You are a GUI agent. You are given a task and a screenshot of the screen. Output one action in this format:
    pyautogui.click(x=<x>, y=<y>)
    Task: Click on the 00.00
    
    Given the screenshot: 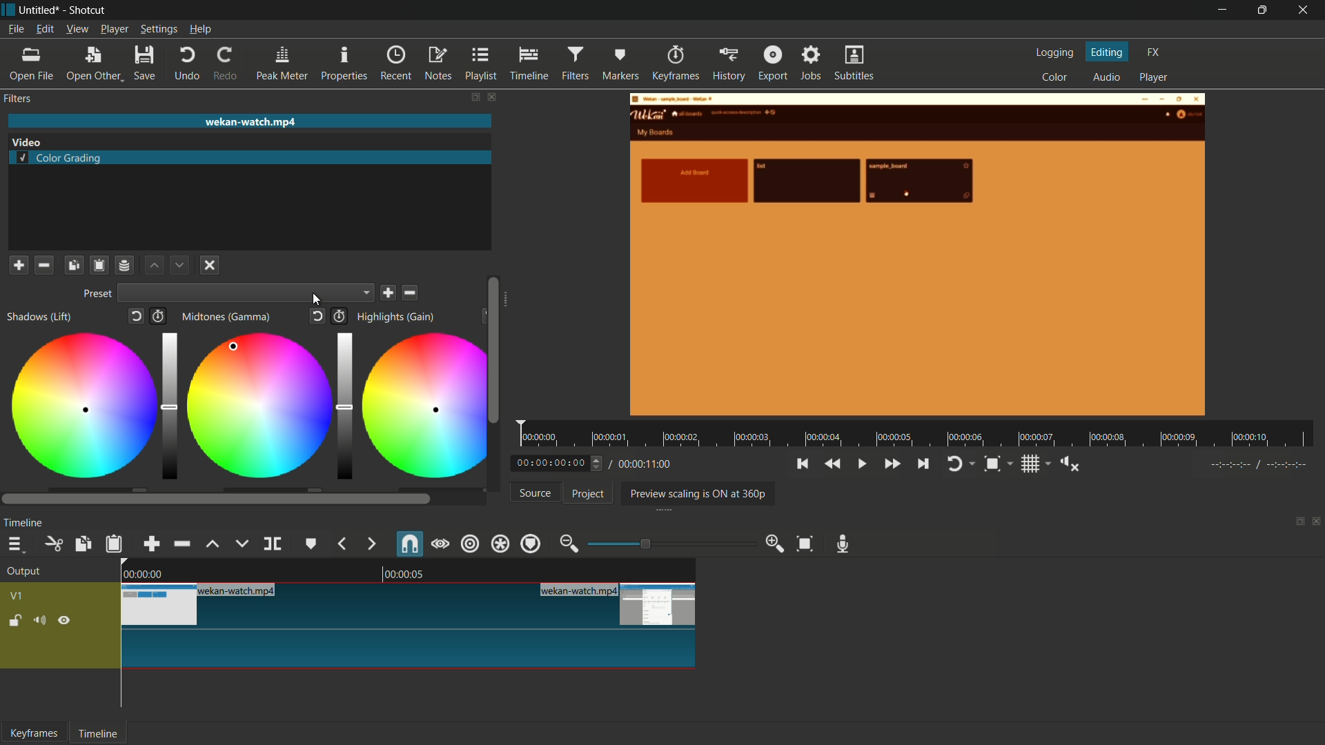 What is the action you would take?
    pyautogui.click(x=142, y=573)
    